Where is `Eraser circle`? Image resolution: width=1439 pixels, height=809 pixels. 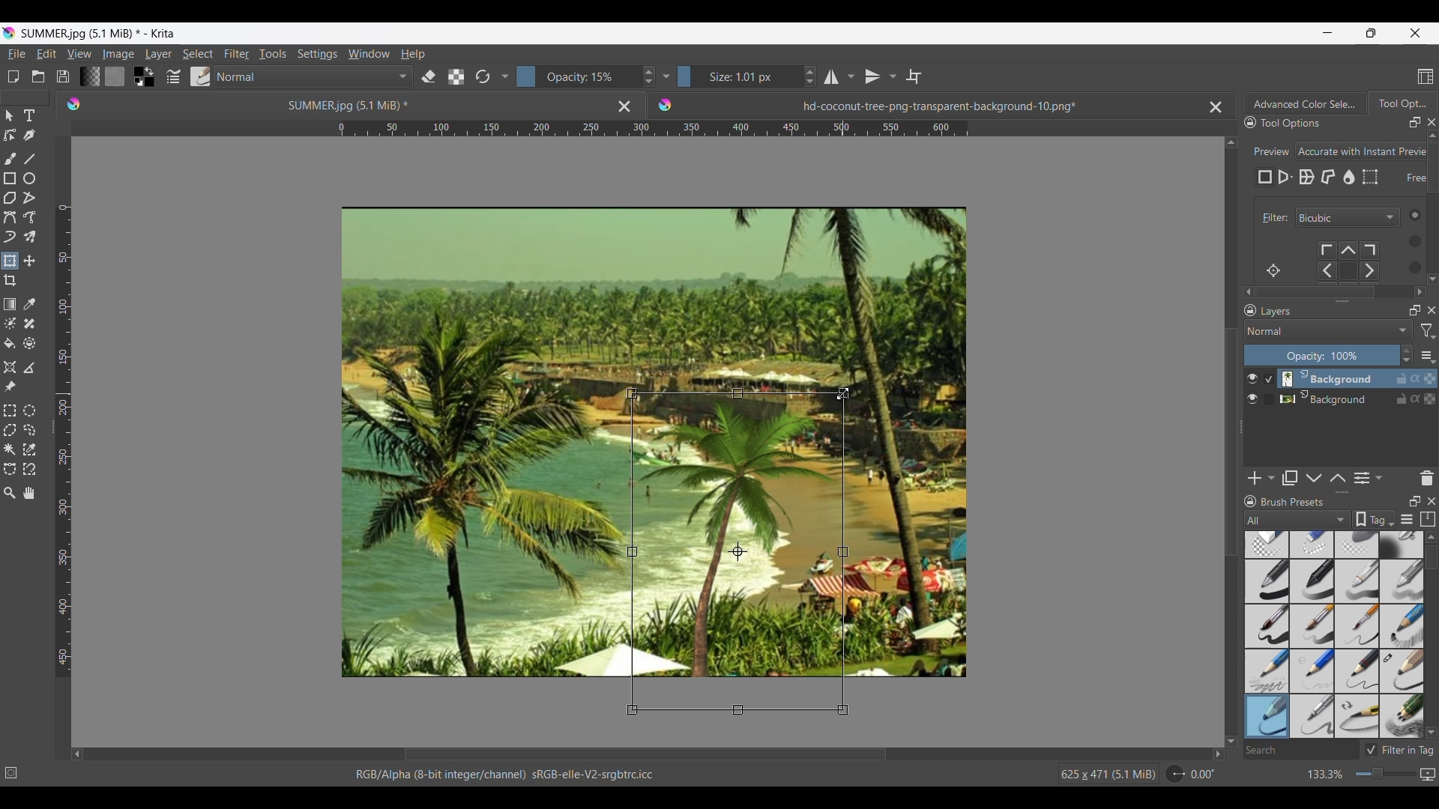 Eraser circle is located at coordinates (1266, 545).